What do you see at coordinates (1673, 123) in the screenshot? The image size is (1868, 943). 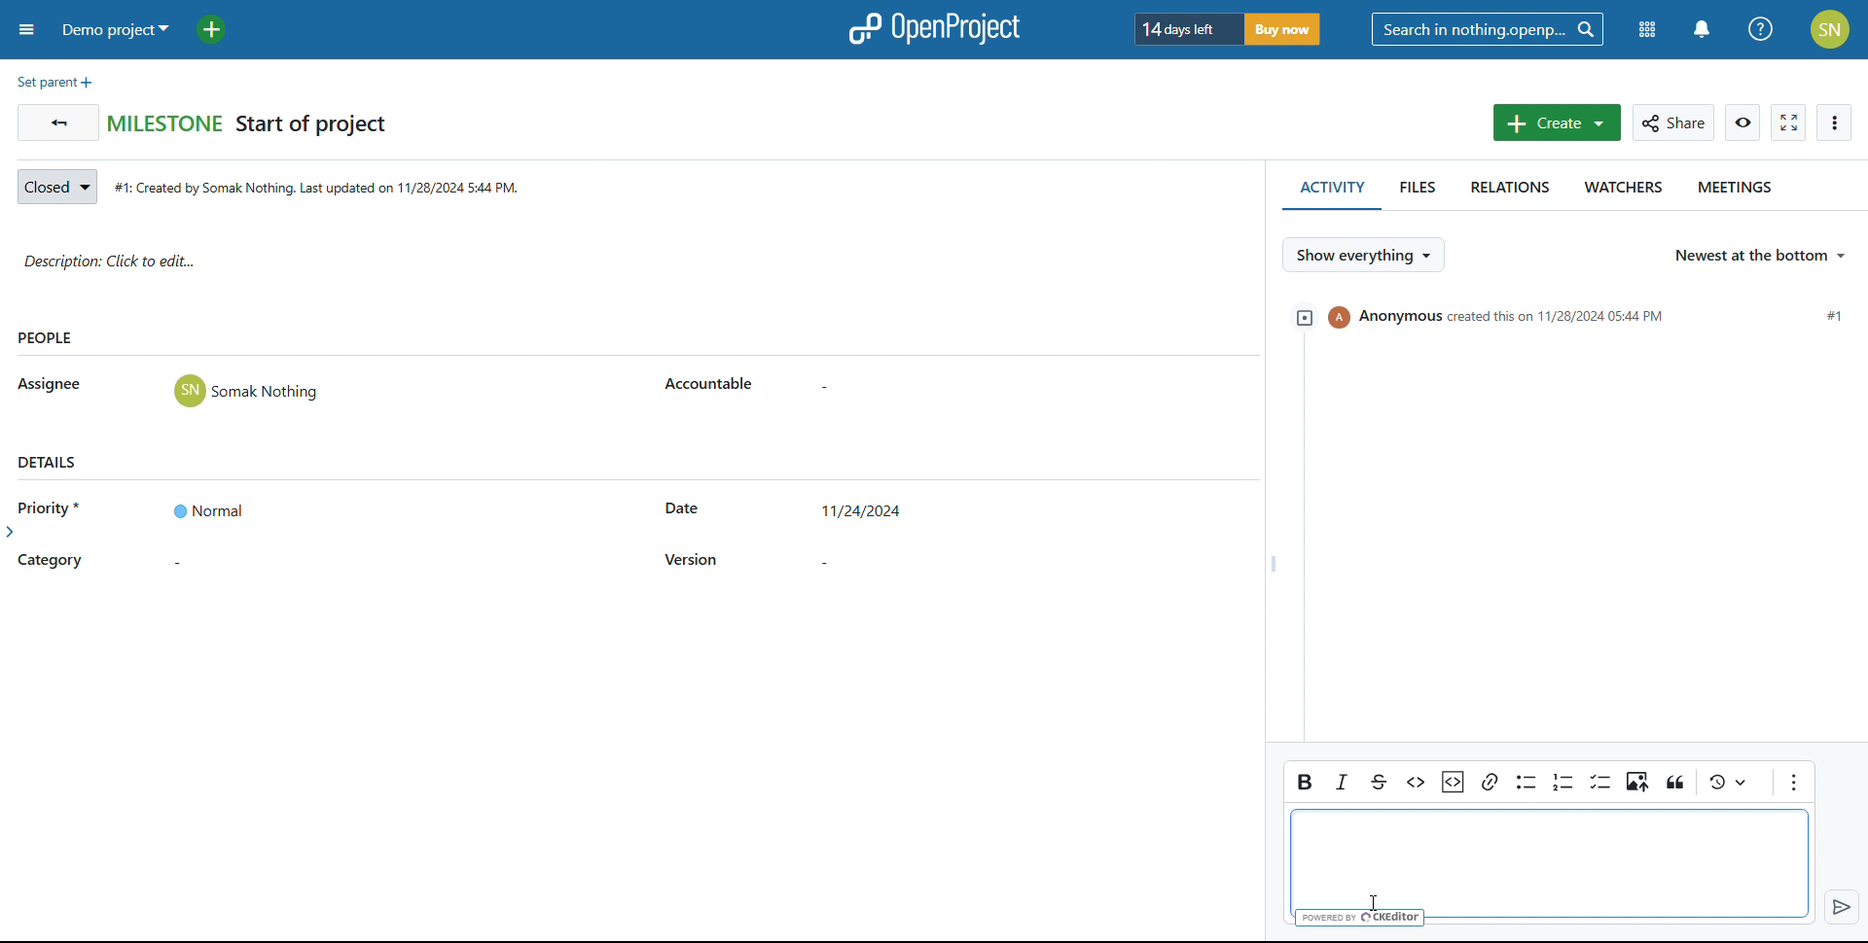 I see `share` at bounding box center [1673, 123].